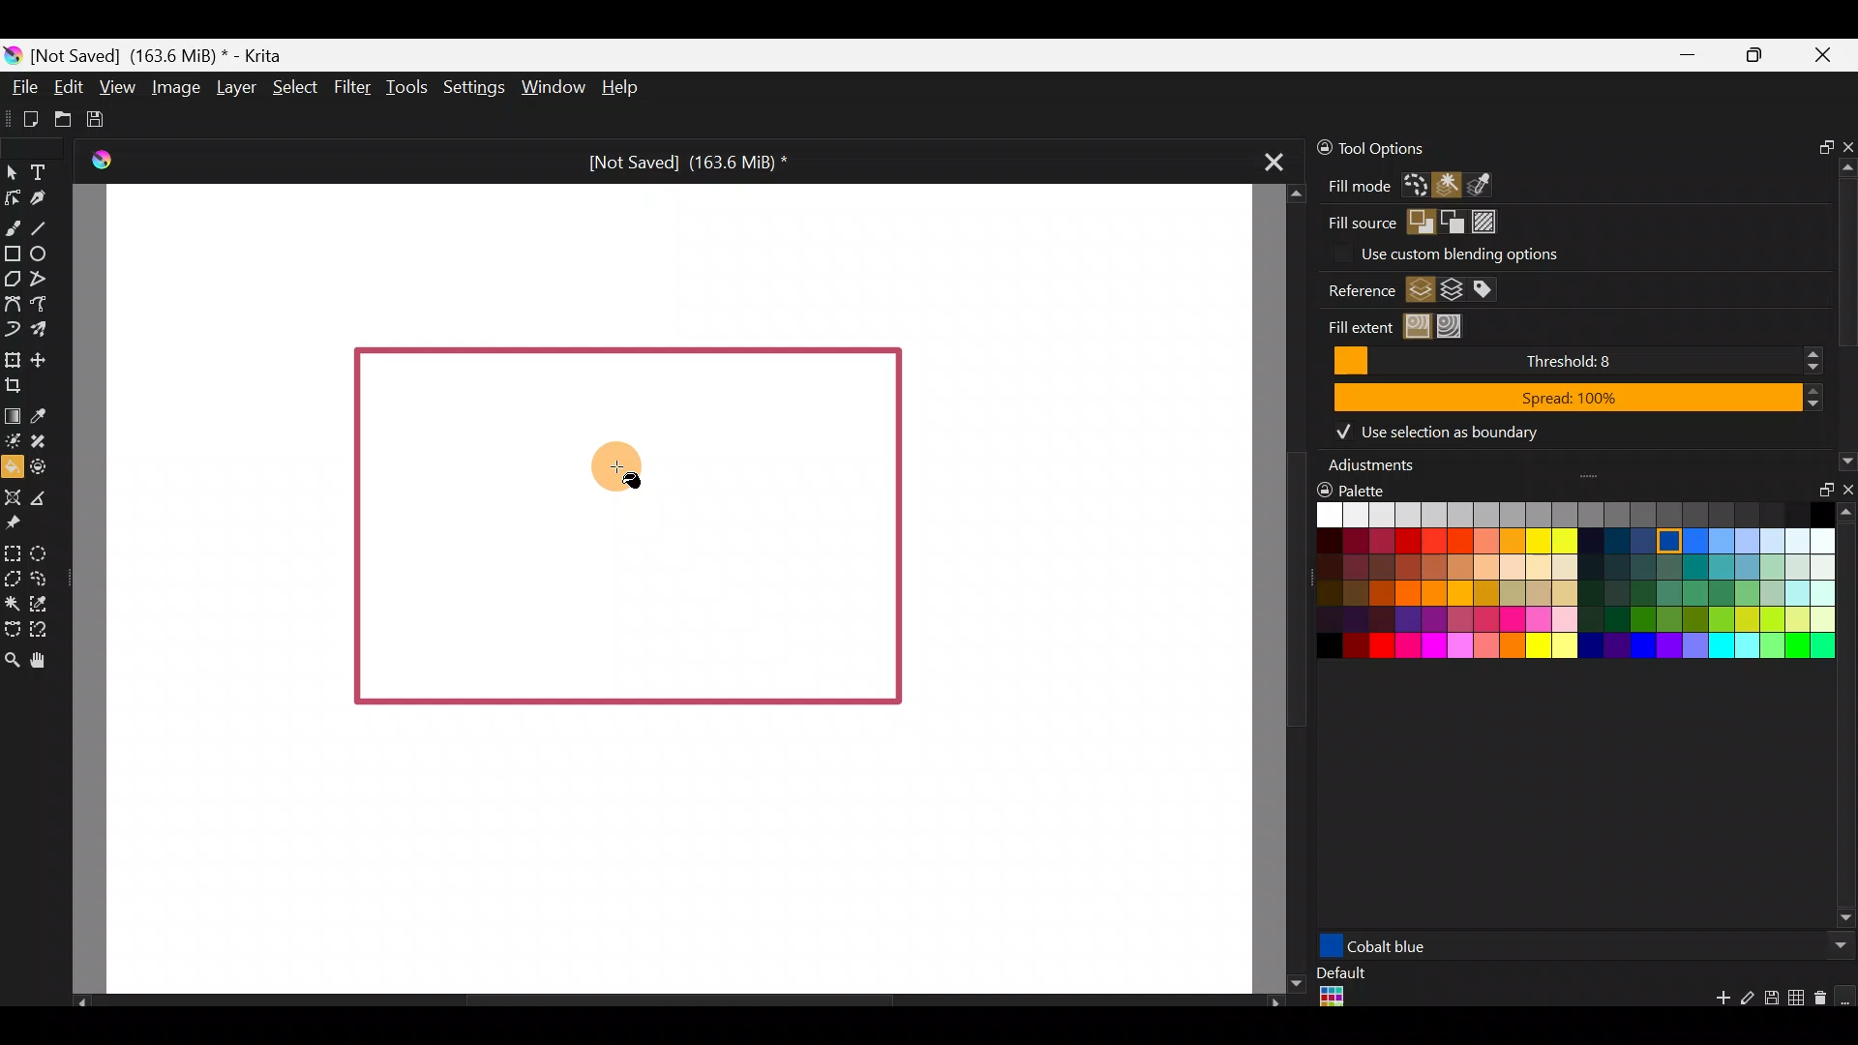 This screenshot has height=1045, width=1858. Describe the element at coordinates (1353, 185) in the screenshot. I see `Fill mode` at that location.